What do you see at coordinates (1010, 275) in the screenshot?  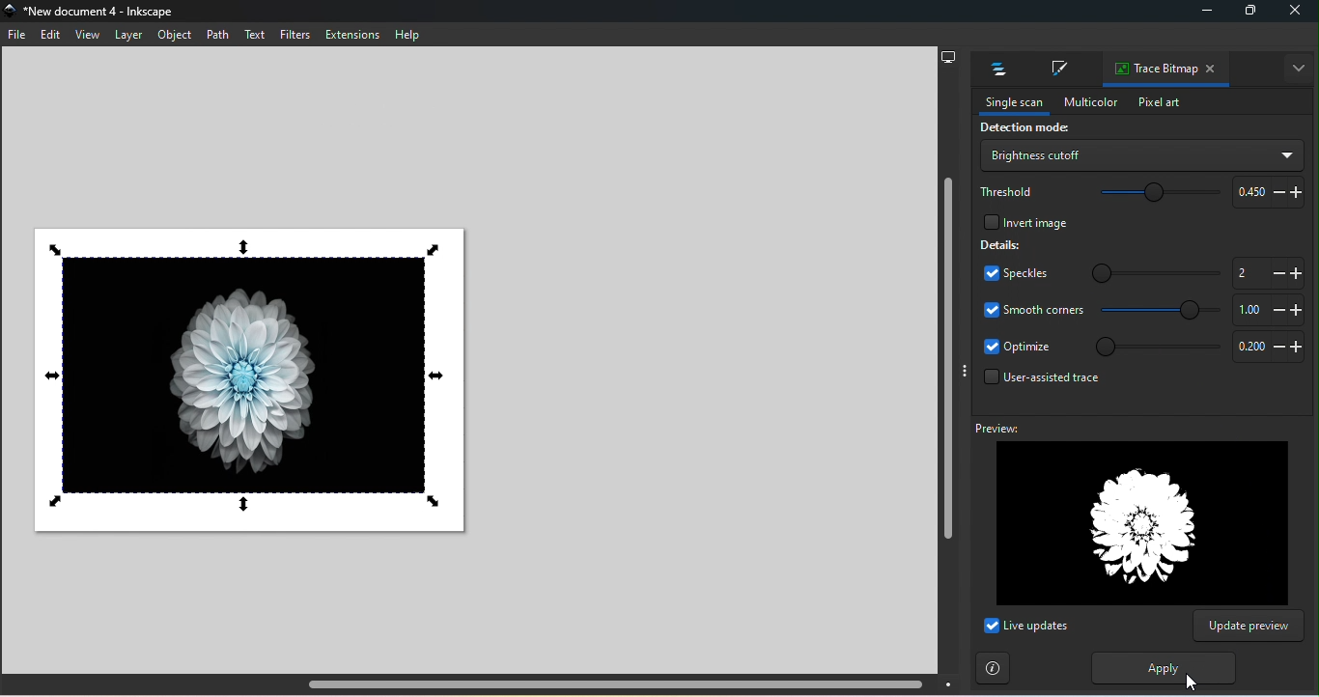 I see `Speckles` at bounding box center [1010, 275].